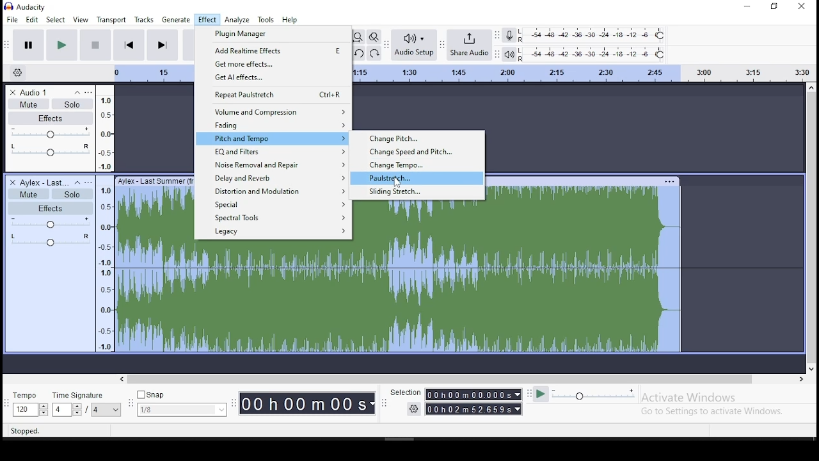 Image resolution: width=819 pixels, height=461 pixels. I want to click on pitch and tempo, so click(273, 138).